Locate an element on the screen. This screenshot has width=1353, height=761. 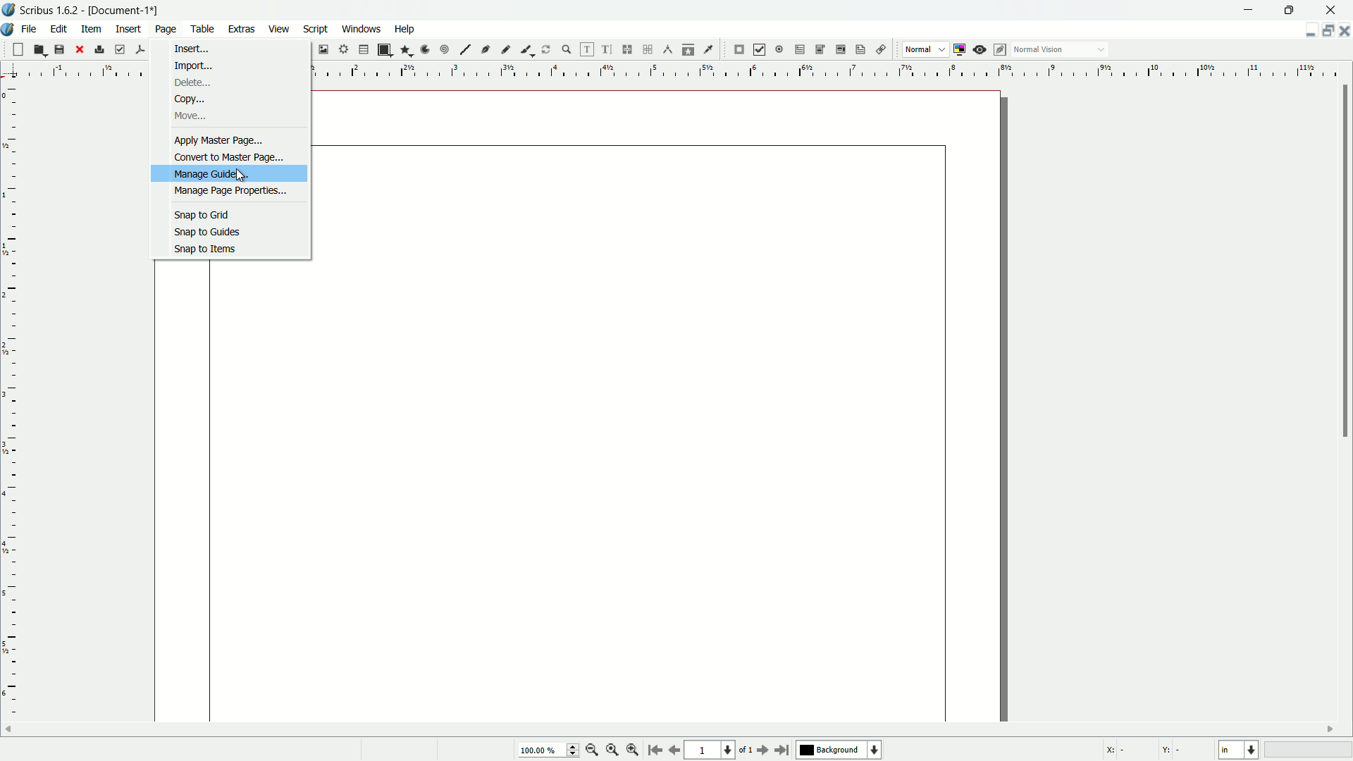
toggle color management system is located at coordinates (961, 49).